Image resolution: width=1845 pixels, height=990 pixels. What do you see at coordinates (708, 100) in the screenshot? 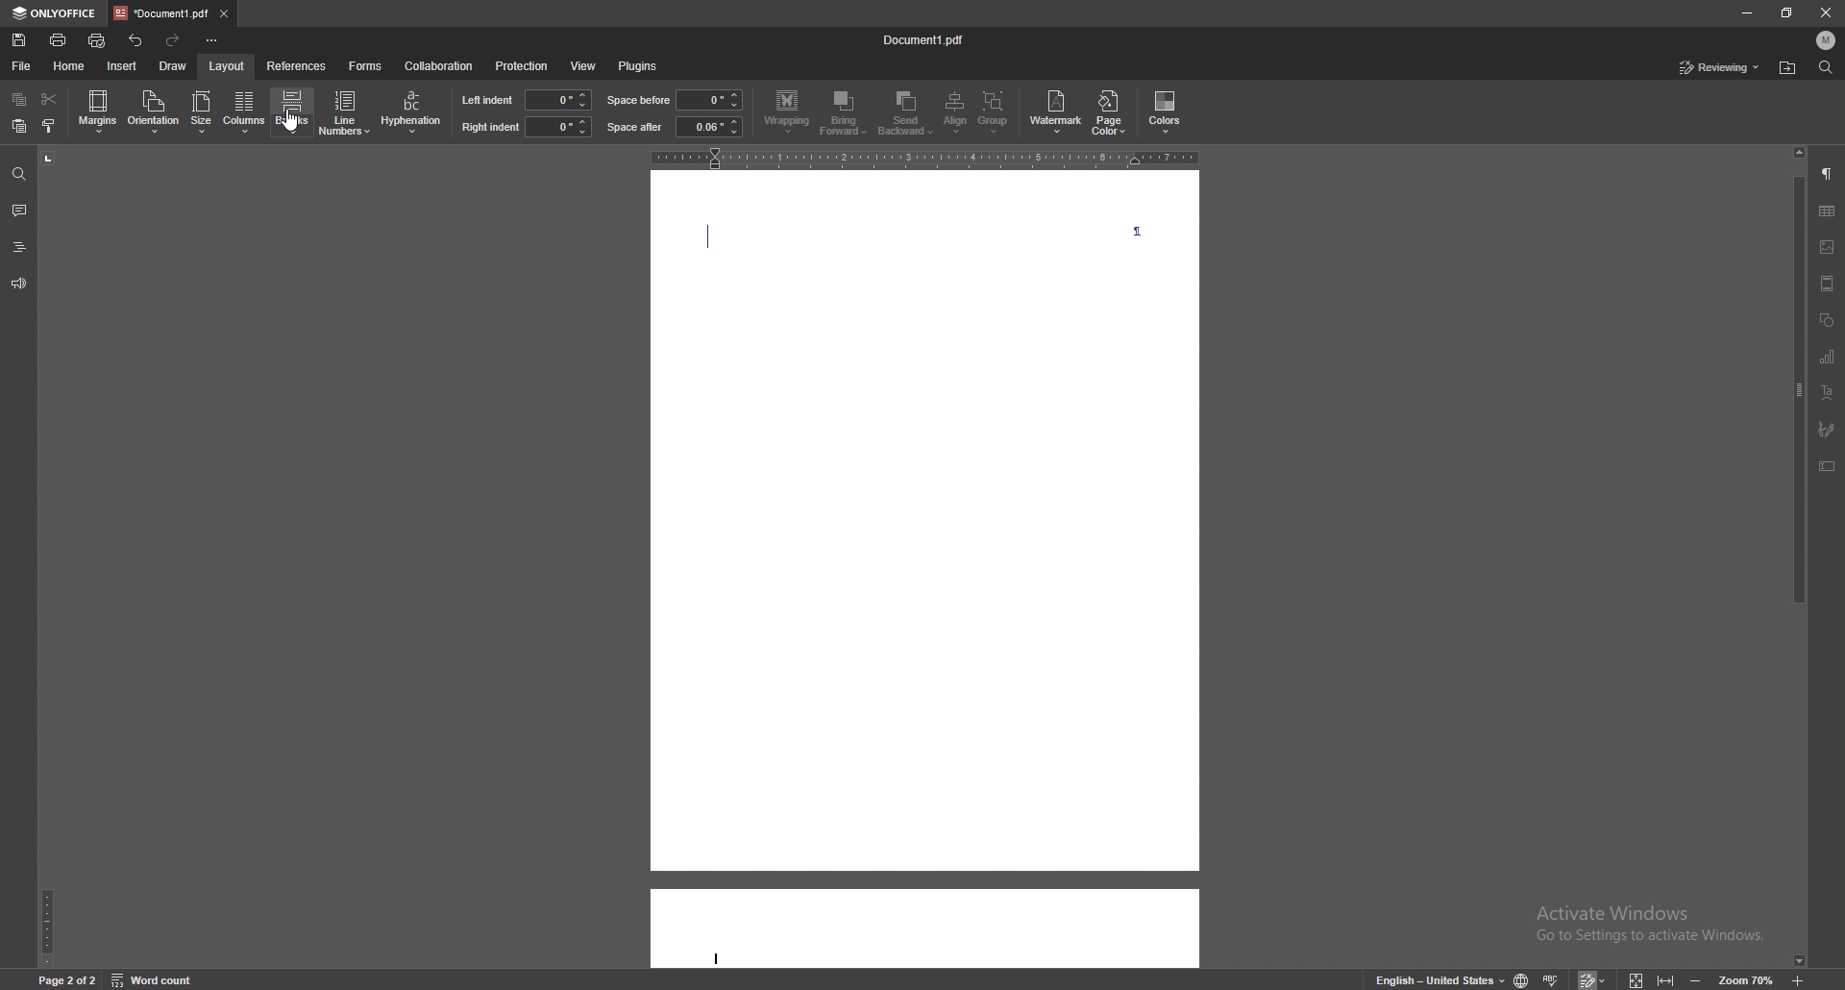
I see `space before` at bounding box center [708, 100].